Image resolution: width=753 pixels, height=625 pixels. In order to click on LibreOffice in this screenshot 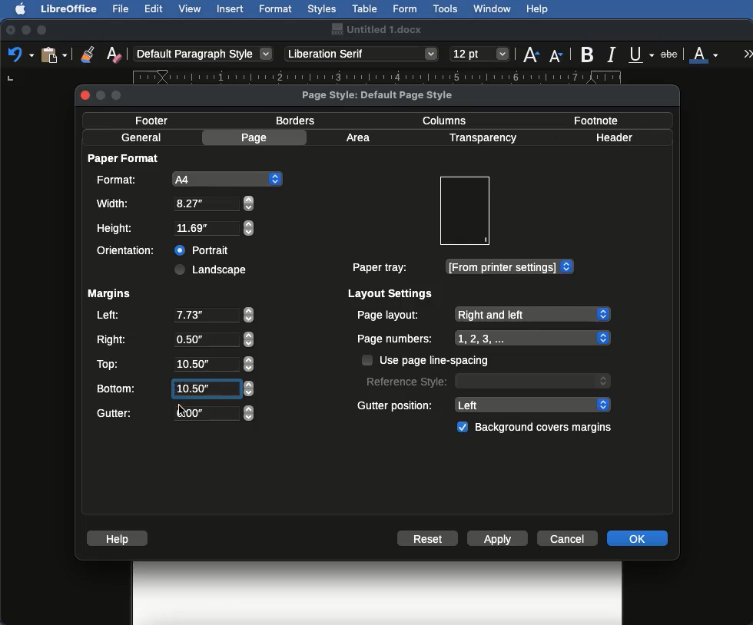, I will do `click(68, 8)`.